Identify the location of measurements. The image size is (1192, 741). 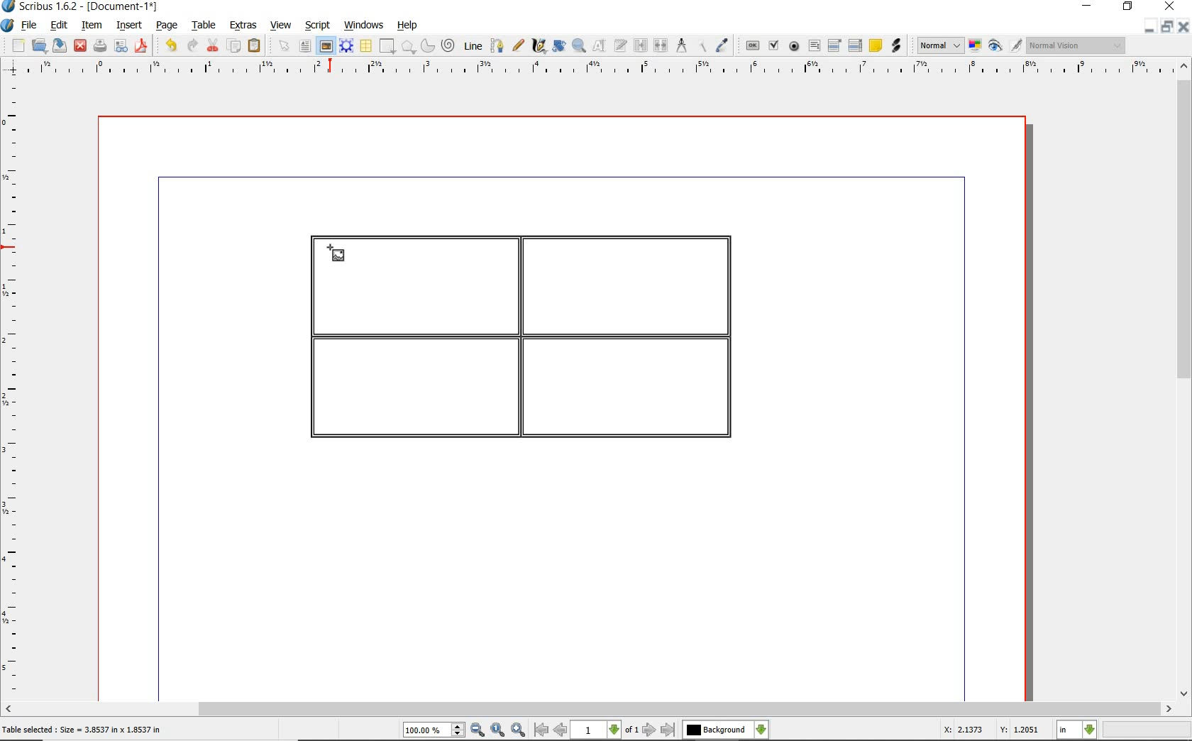
(682, 45).